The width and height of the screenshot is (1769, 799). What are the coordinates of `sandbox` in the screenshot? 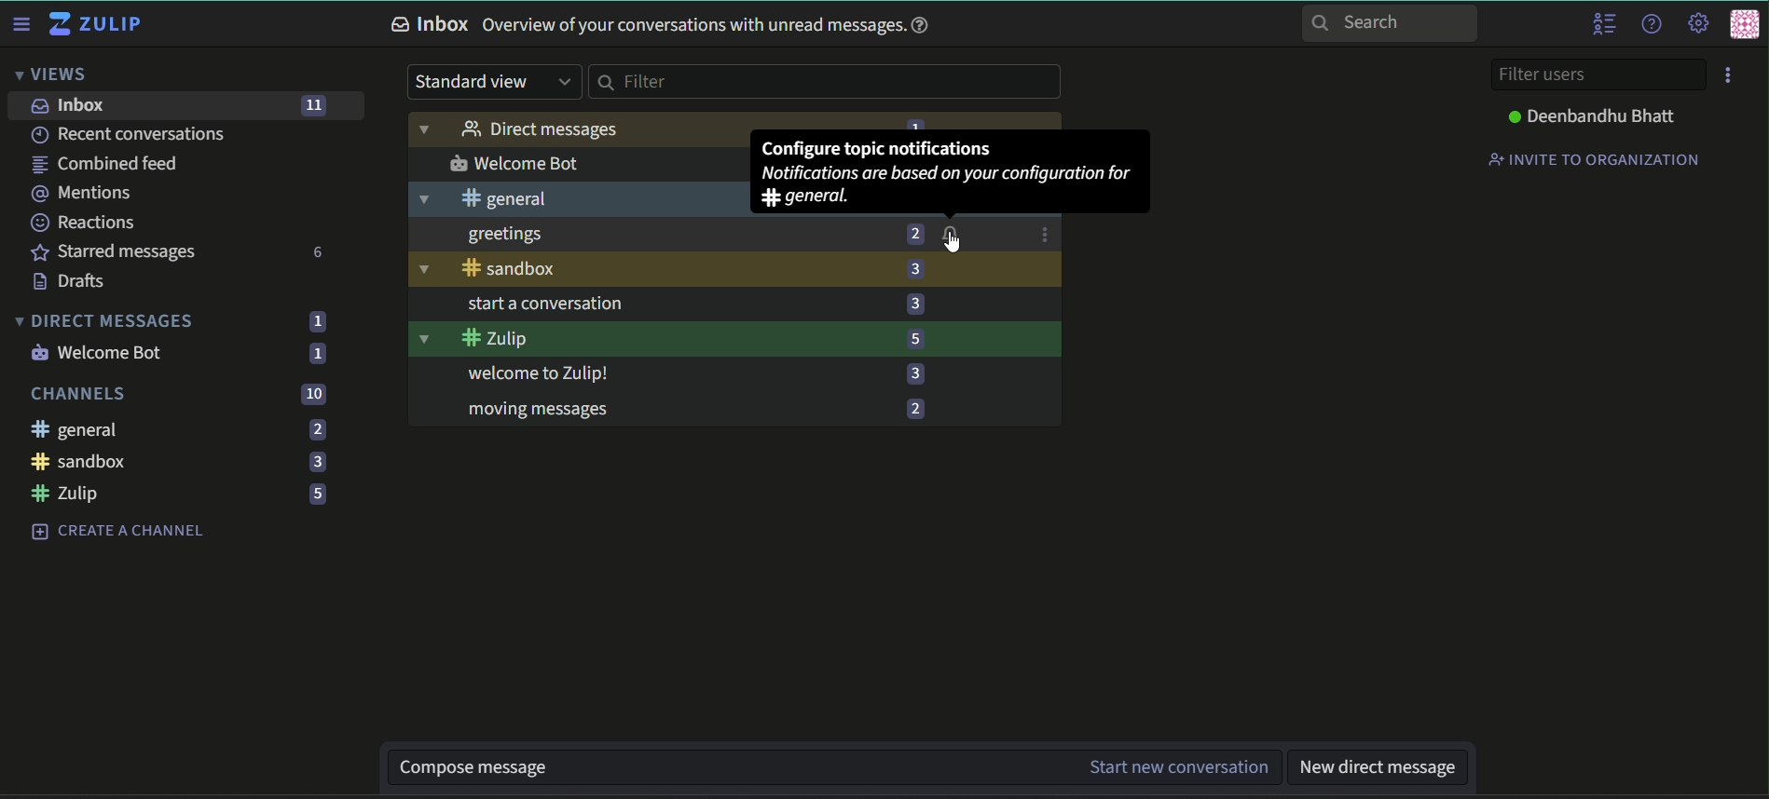 It's located at (83, 463).